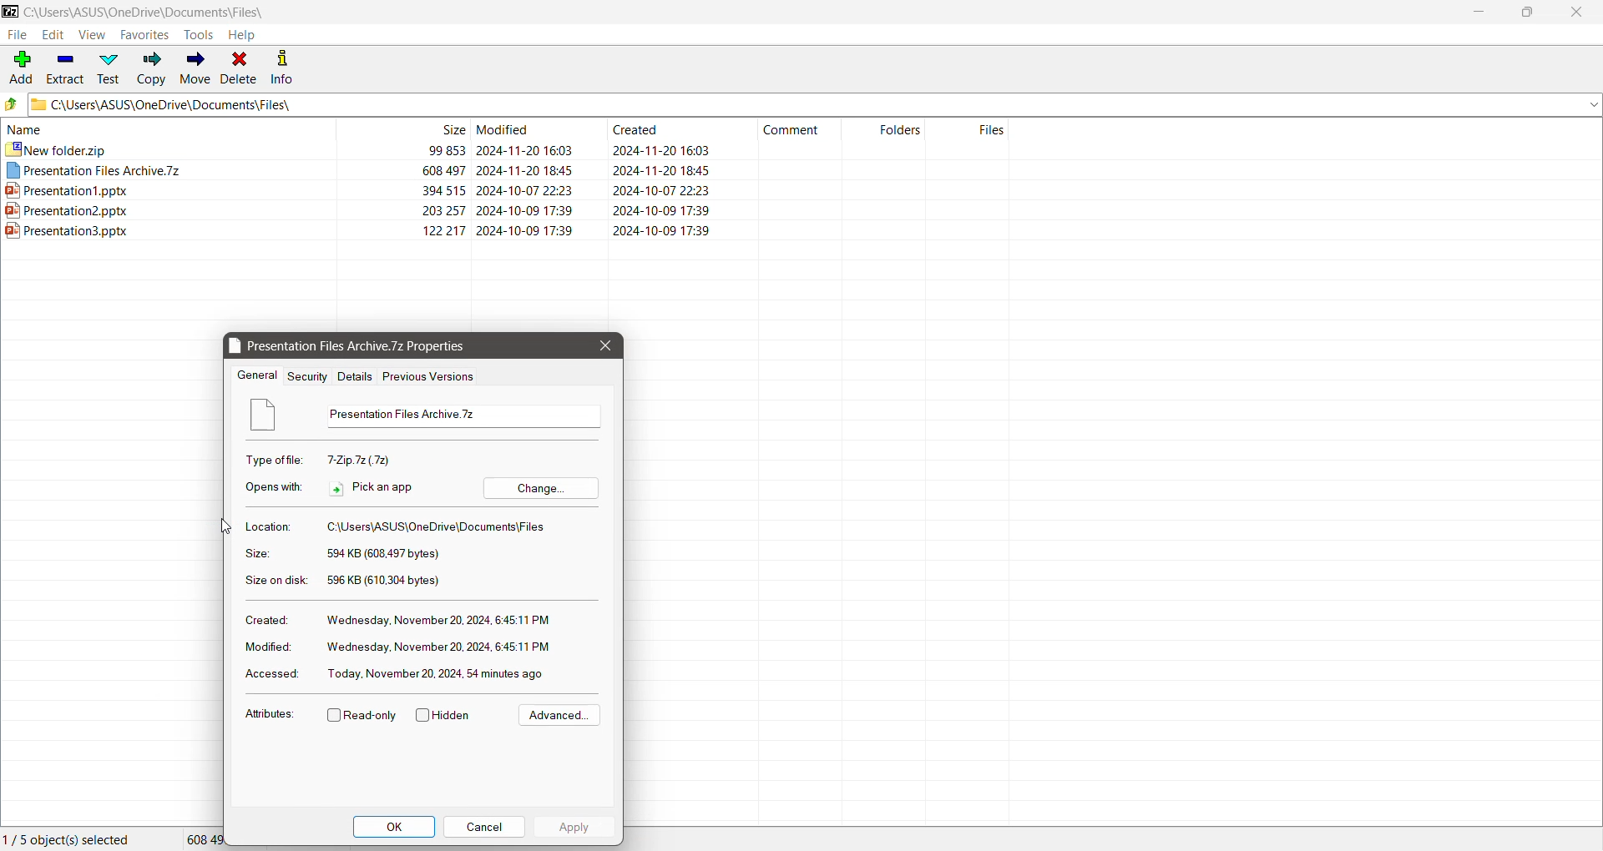  I want to click on Close, so click(604, 346).